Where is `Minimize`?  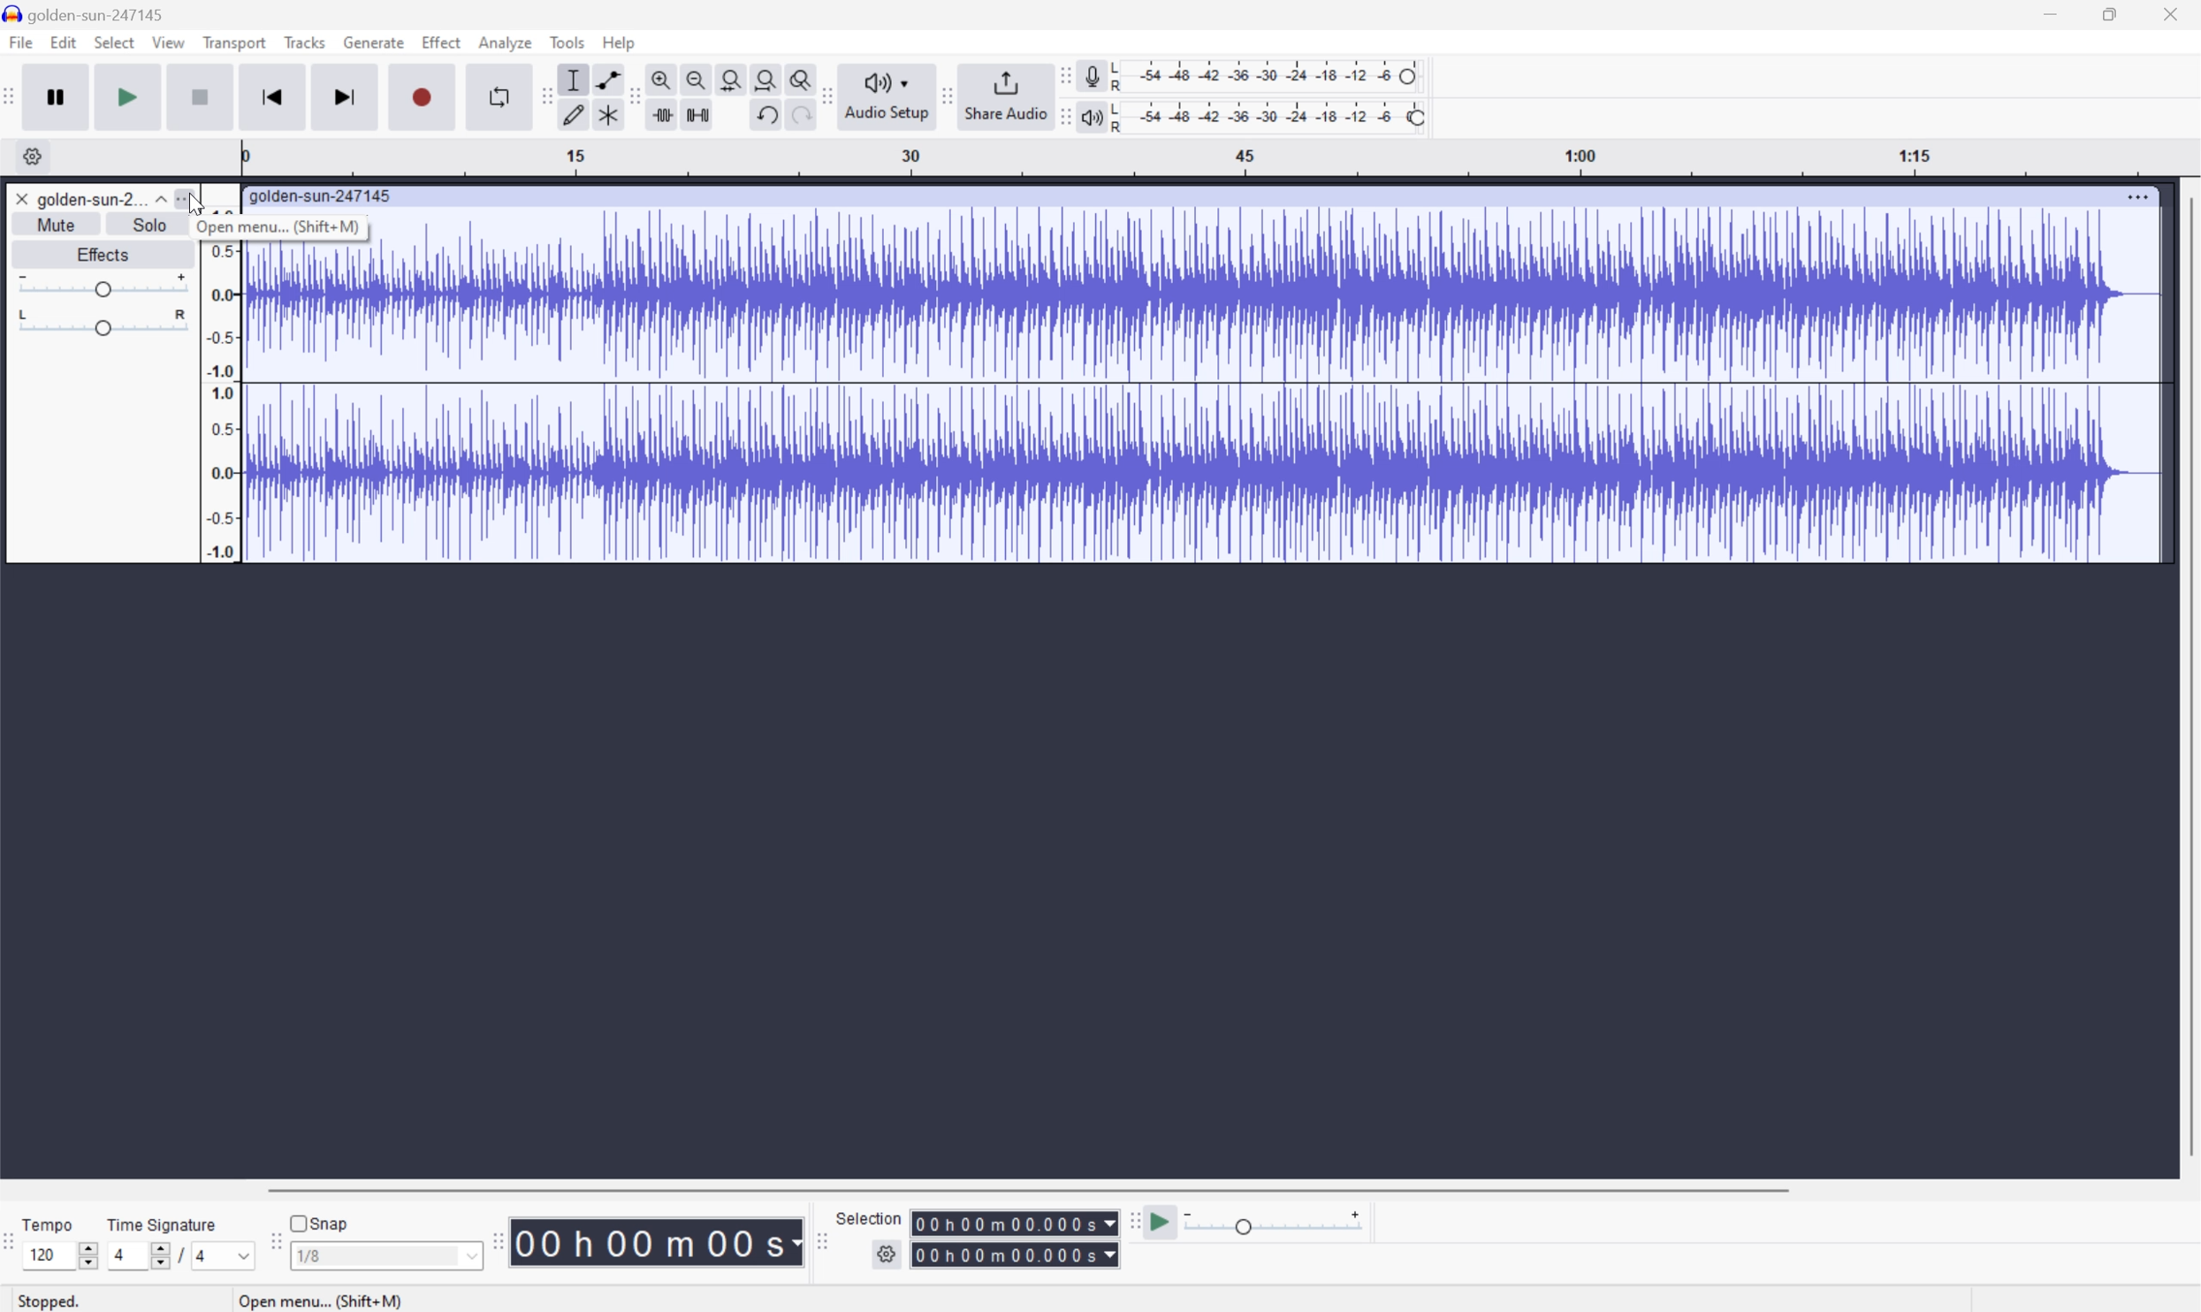 Minimize is located at coordinates (2052, 15).